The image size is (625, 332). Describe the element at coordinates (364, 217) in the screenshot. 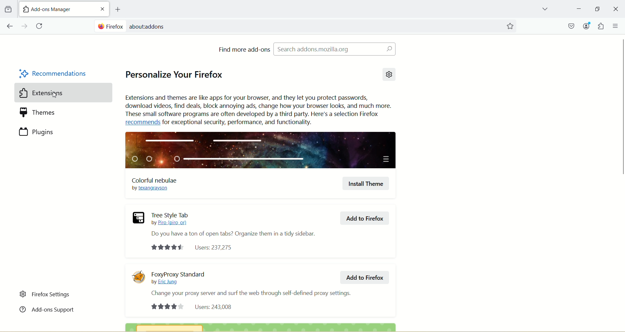

I see `Add to firefox` at that location.